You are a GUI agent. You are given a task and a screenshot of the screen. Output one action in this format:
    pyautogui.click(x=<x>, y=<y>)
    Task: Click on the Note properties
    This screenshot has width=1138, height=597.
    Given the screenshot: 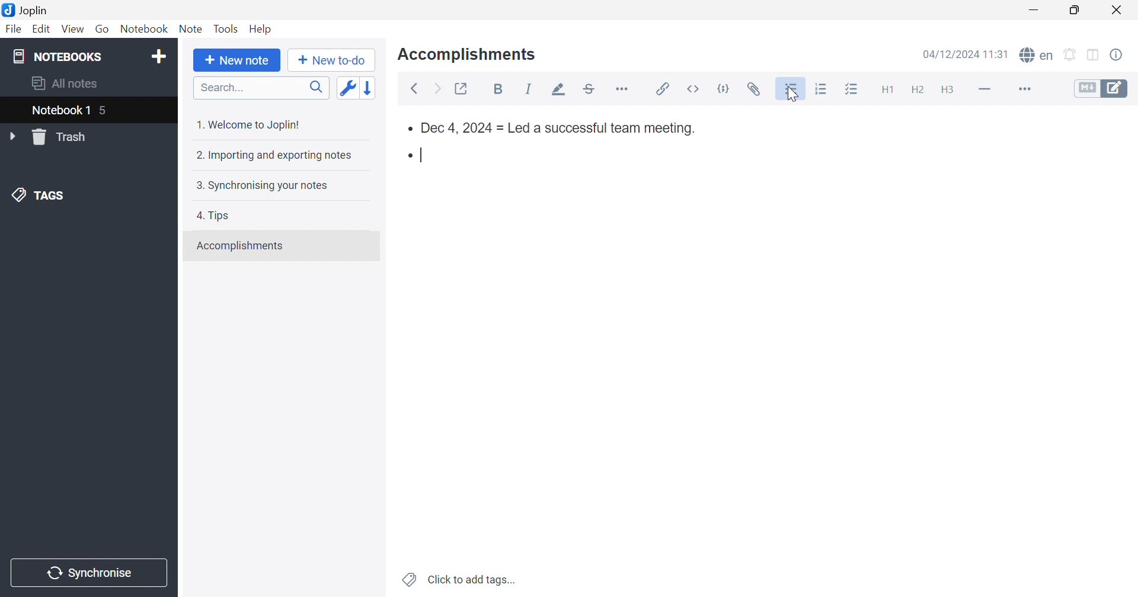 What is the action you would take?
    pyautogui.click(x=1118, y=56)
    